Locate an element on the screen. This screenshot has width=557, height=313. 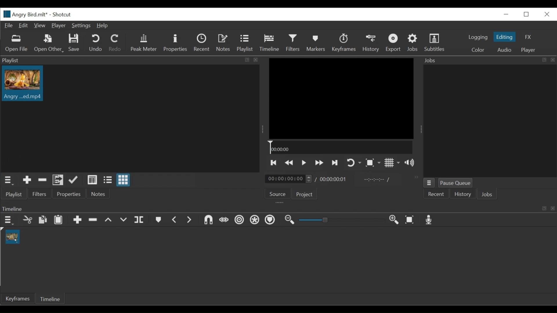
Shotcut is located at coordinates (64, 14).